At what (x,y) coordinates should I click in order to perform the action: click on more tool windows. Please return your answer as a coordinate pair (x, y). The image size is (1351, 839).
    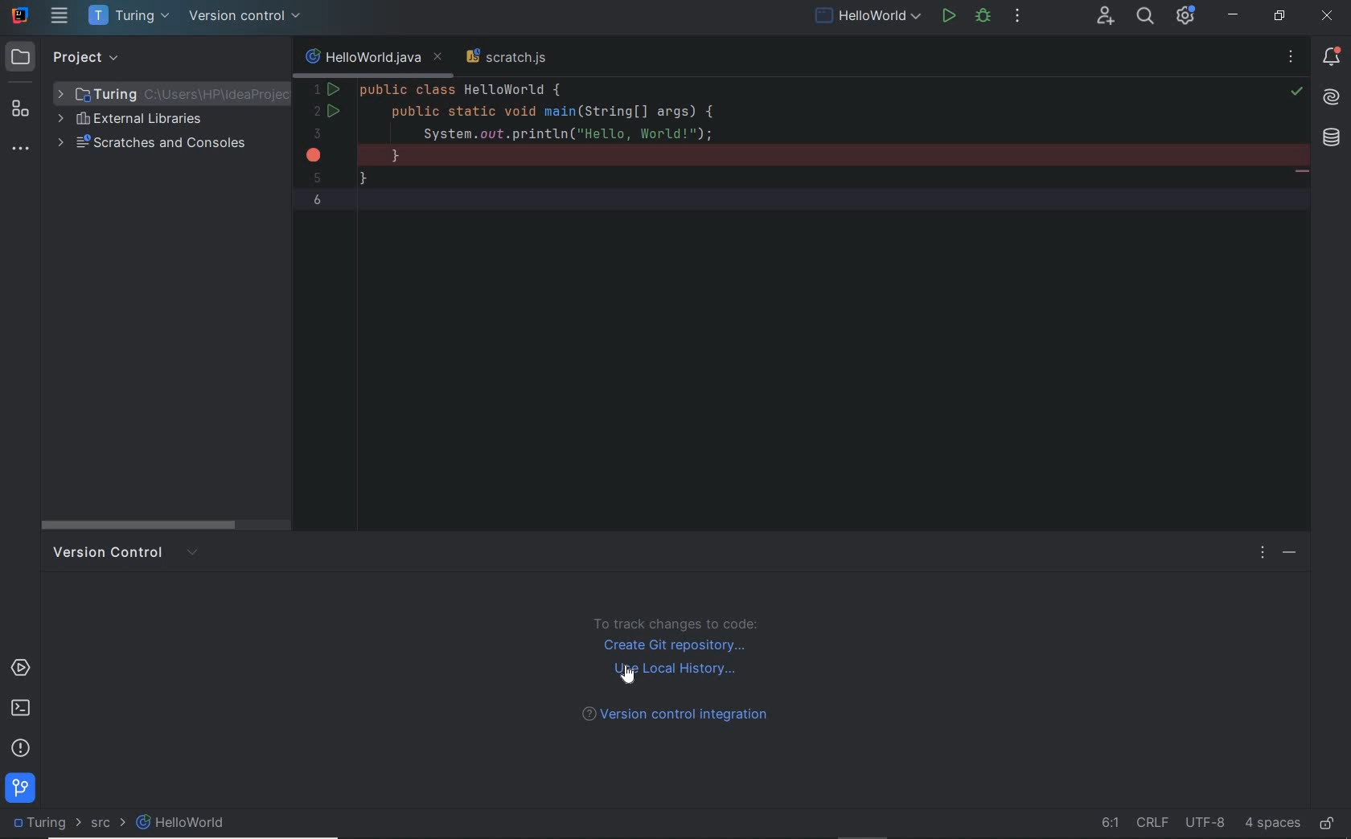
    Looking at the image, I should click on (22, 149).